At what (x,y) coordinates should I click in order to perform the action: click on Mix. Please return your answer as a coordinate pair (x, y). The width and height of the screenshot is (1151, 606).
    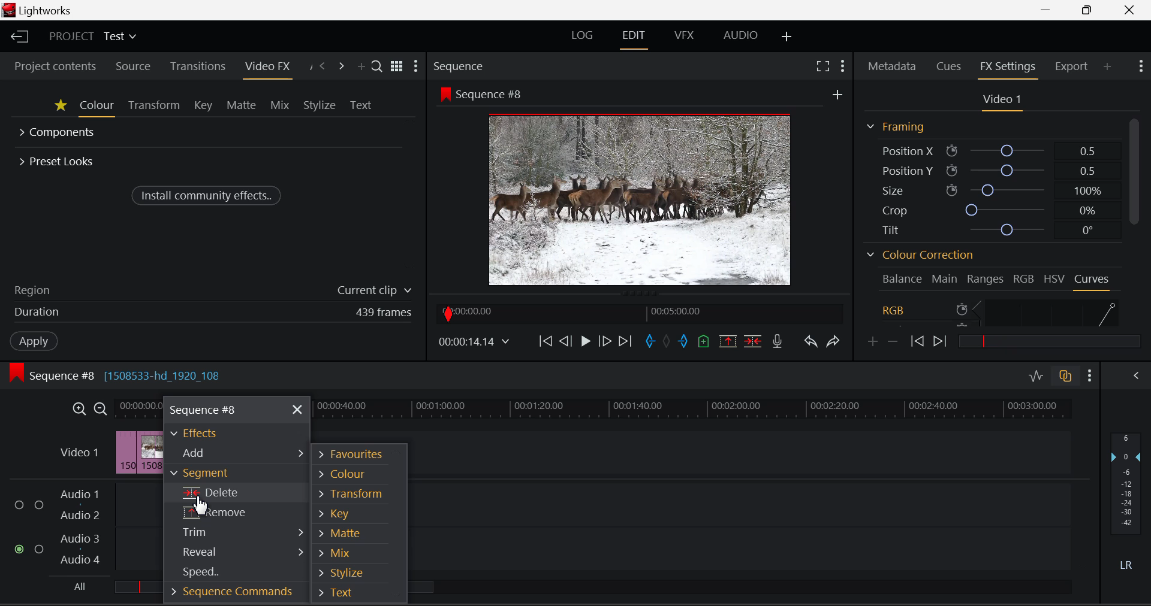
    Looking at the image, I should click on (341, 552).